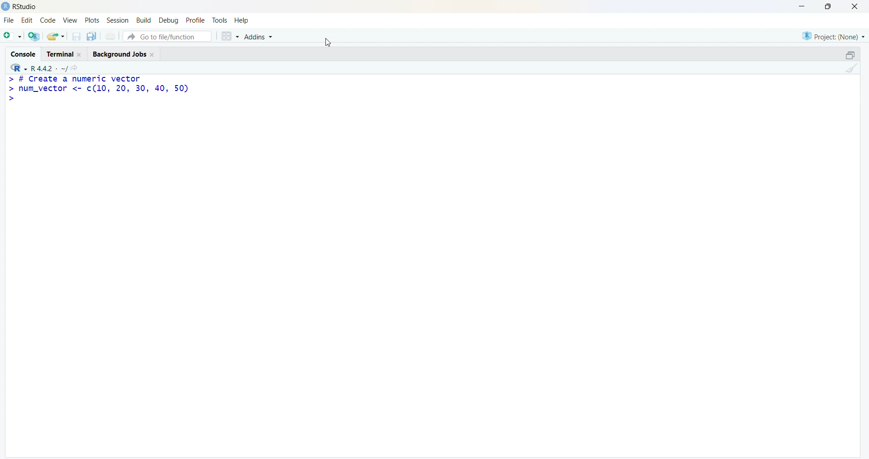 This screenshot has height=459, width=869. Describe the element at coordinates (196, 20) in the screenshot. I see `profile` at that location.